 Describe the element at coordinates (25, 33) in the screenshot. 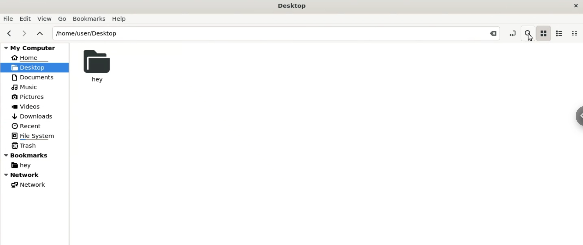

I see `next` at that location.